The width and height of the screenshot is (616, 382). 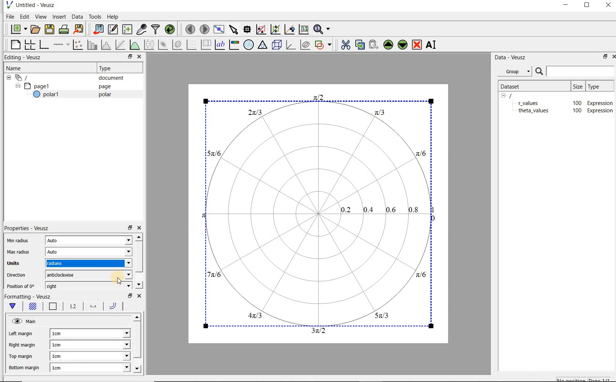 I want to click on Min radius, so click(x=20, y=240).